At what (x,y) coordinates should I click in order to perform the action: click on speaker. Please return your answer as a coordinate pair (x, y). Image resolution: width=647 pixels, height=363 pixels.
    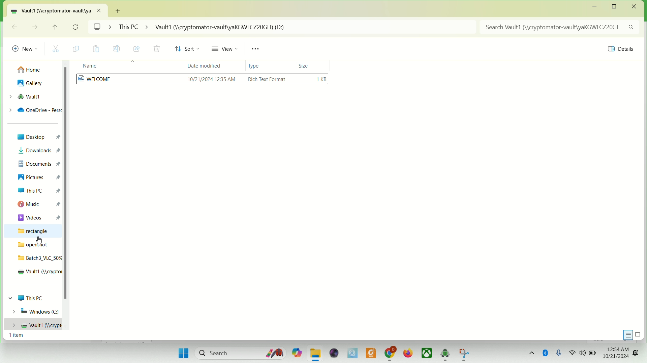
    Looking at the image, I should click on (583, 354).